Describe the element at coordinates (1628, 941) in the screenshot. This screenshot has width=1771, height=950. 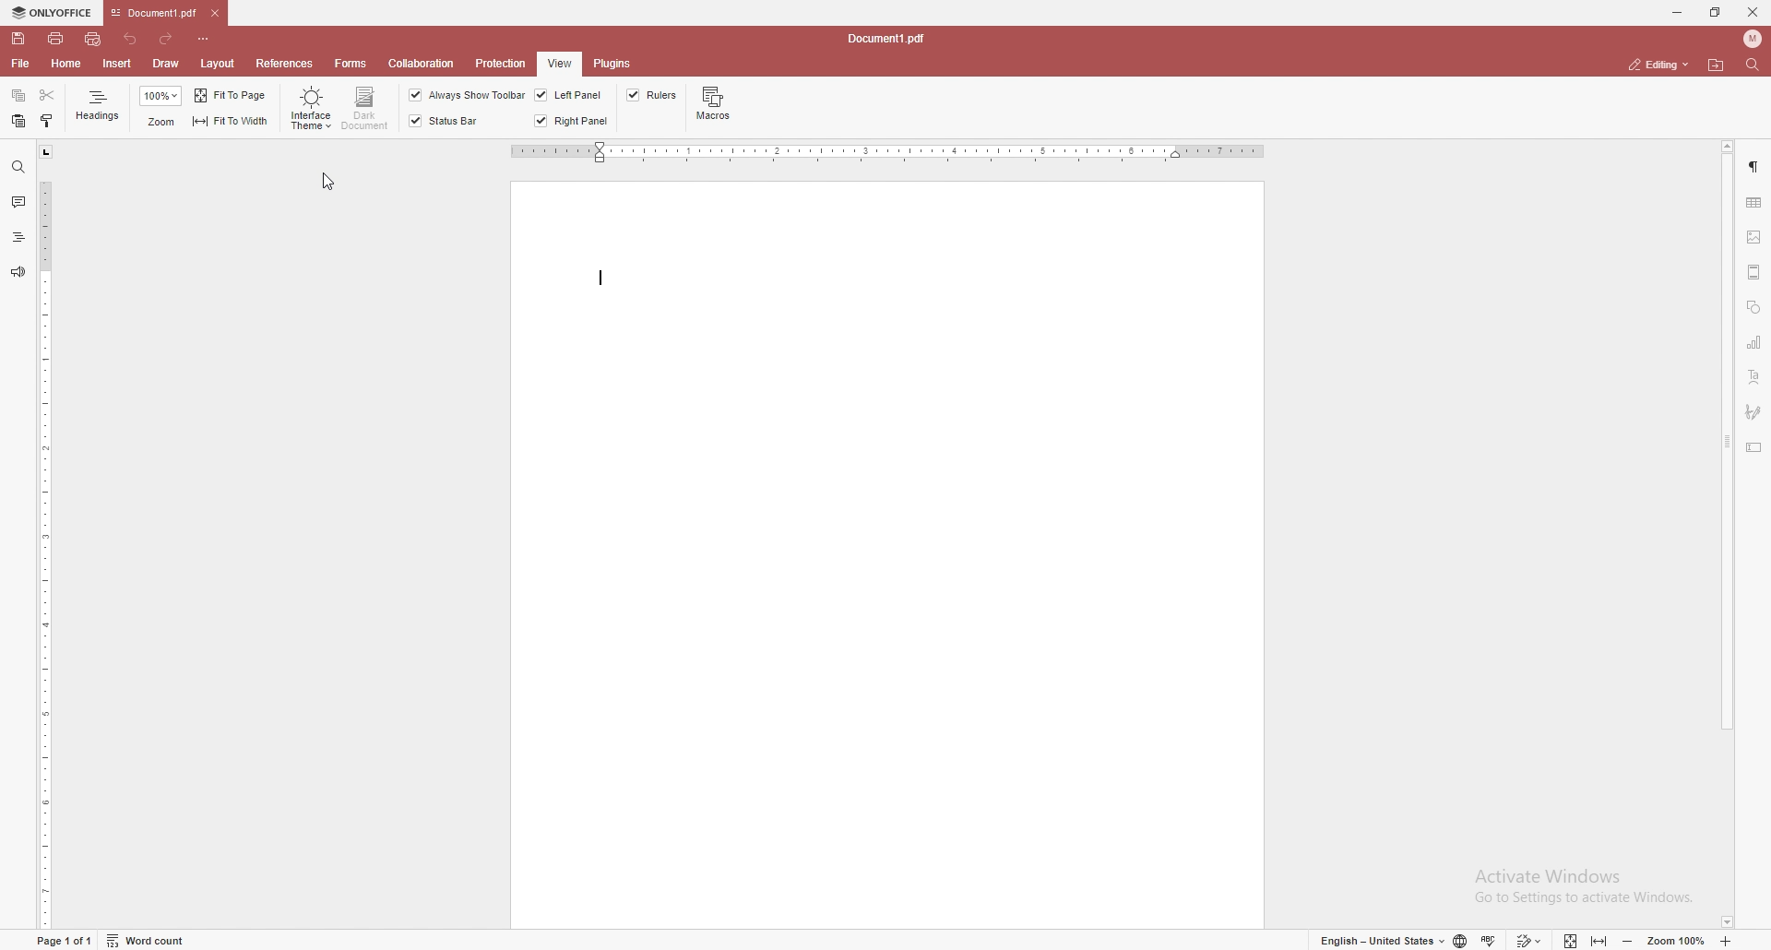
I see `zoom out` at that location.